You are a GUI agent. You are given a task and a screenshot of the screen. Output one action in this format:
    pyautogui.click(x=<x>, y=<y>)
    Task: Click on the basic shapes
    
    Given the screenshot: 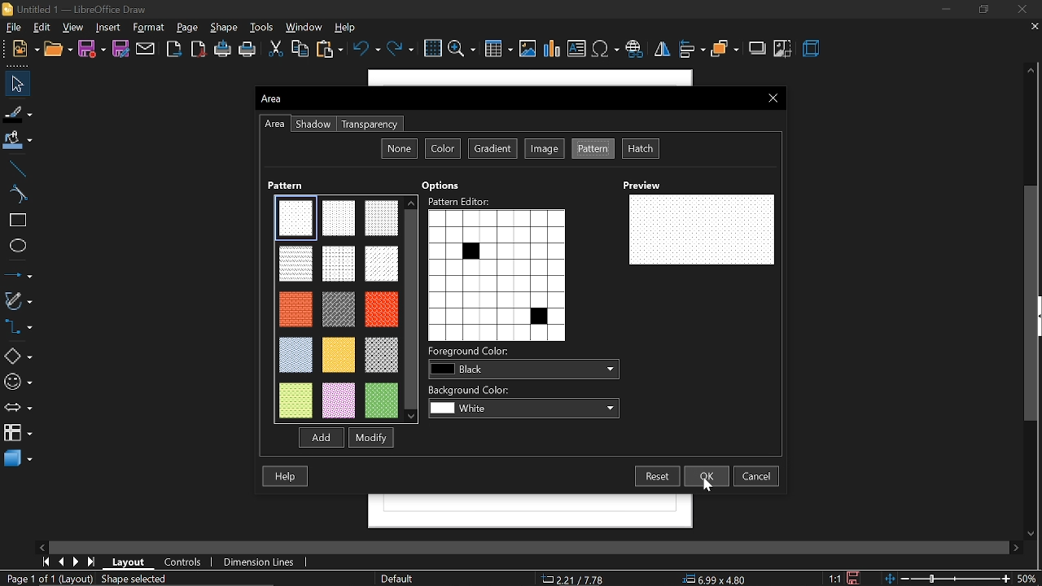 What is the action you would take?
    pyautogui.click(x=17, y=356)
    